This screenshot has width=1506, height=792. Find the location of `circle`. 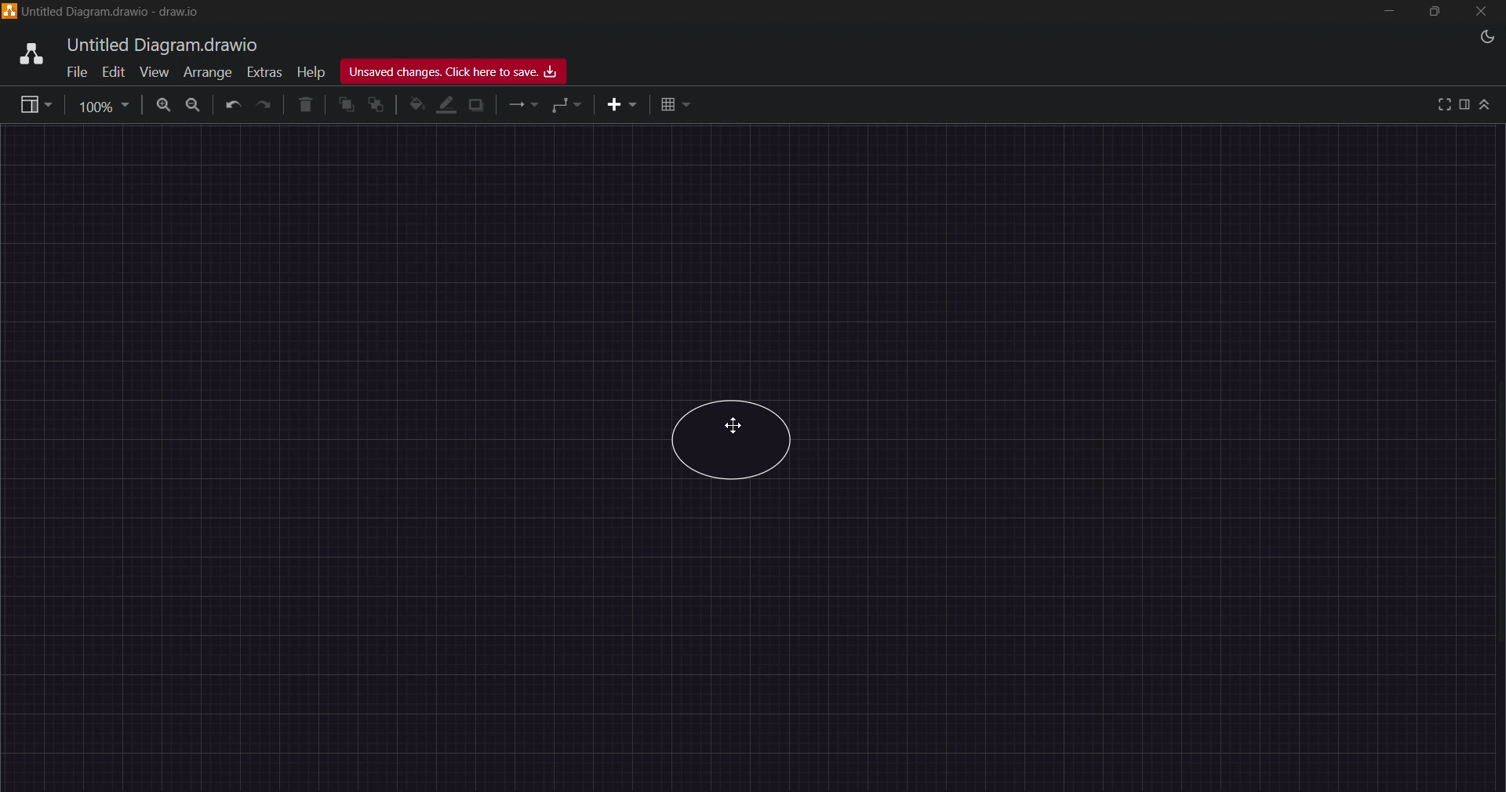

circle is located at coordinates (733, 441).